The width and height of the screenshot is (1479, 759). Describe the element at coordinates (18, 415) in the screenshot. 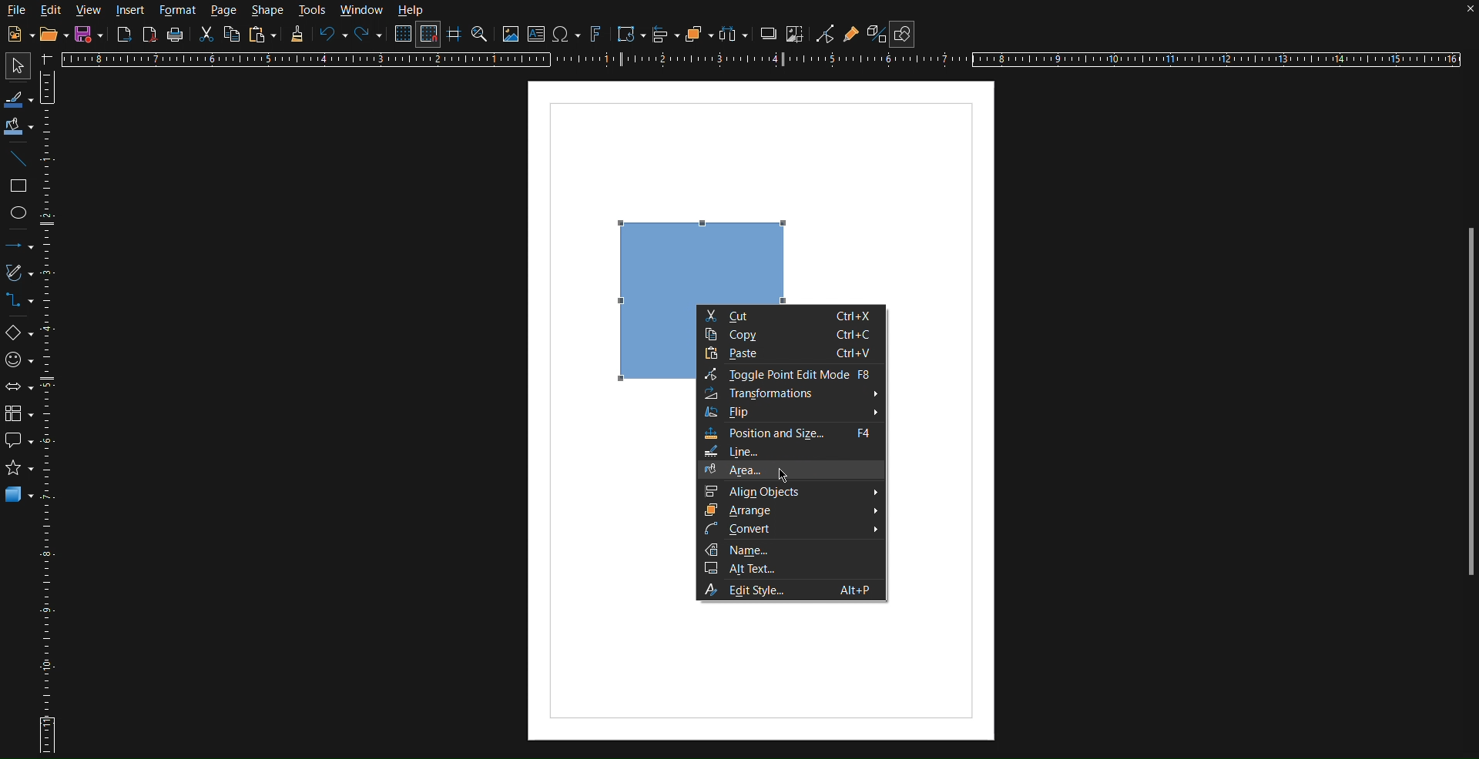

I see `Flowchart` at that location.